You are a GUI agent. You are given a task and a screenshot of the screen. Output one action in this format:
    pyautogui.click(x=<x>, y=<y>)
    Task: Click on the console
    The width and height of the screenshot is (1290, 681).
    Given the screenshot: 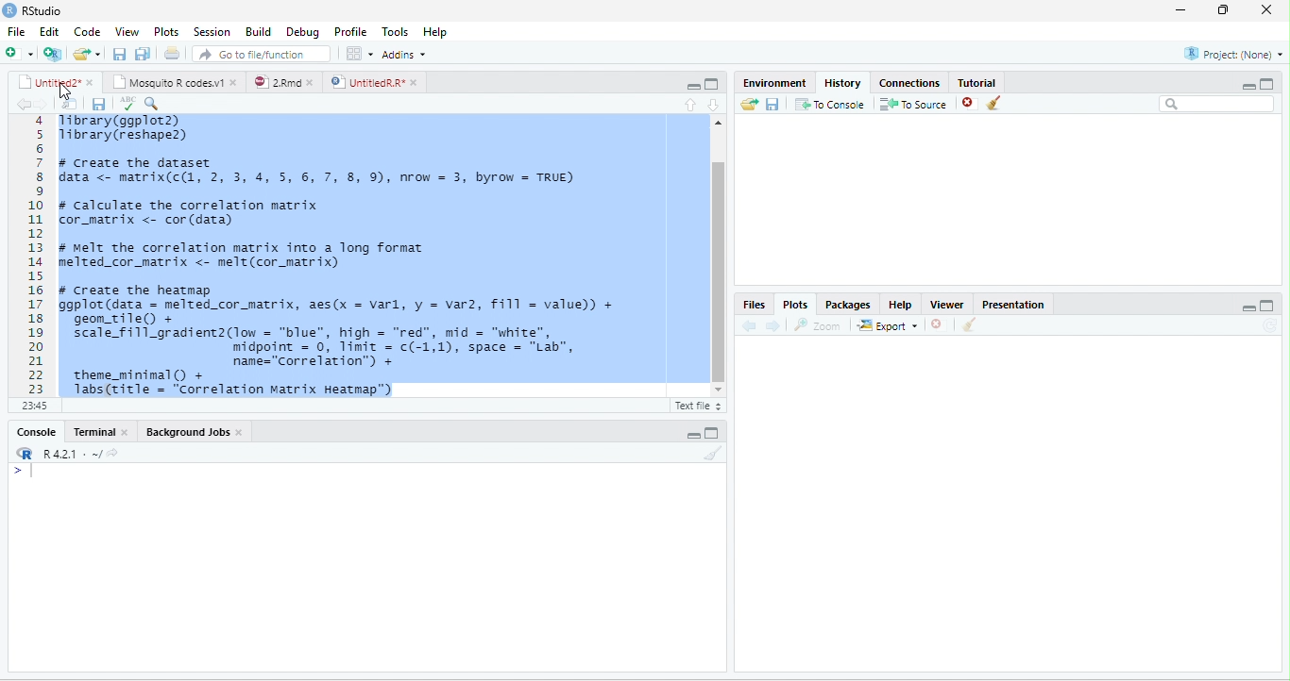 What is the action you would take?
    pyautogui.click(x=31, y=432)
    